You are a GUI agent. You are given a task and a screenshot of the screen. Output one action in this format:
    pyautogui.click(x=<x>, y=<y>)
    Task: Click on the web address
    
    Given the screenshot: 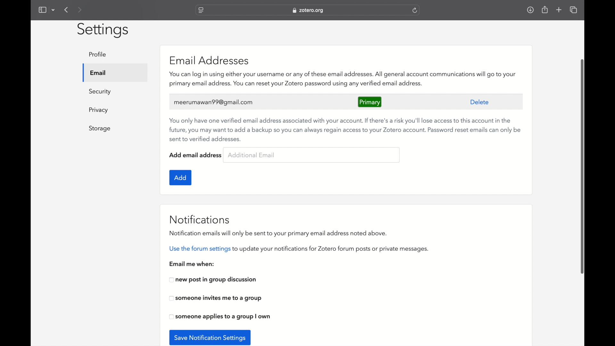 What is the action you would take?
    pyautogui.click(x=309, y=11)
    